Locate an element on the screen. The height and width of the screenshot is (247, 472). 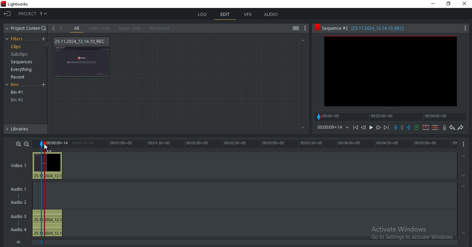
vfx is located at coordinates (248, 15).